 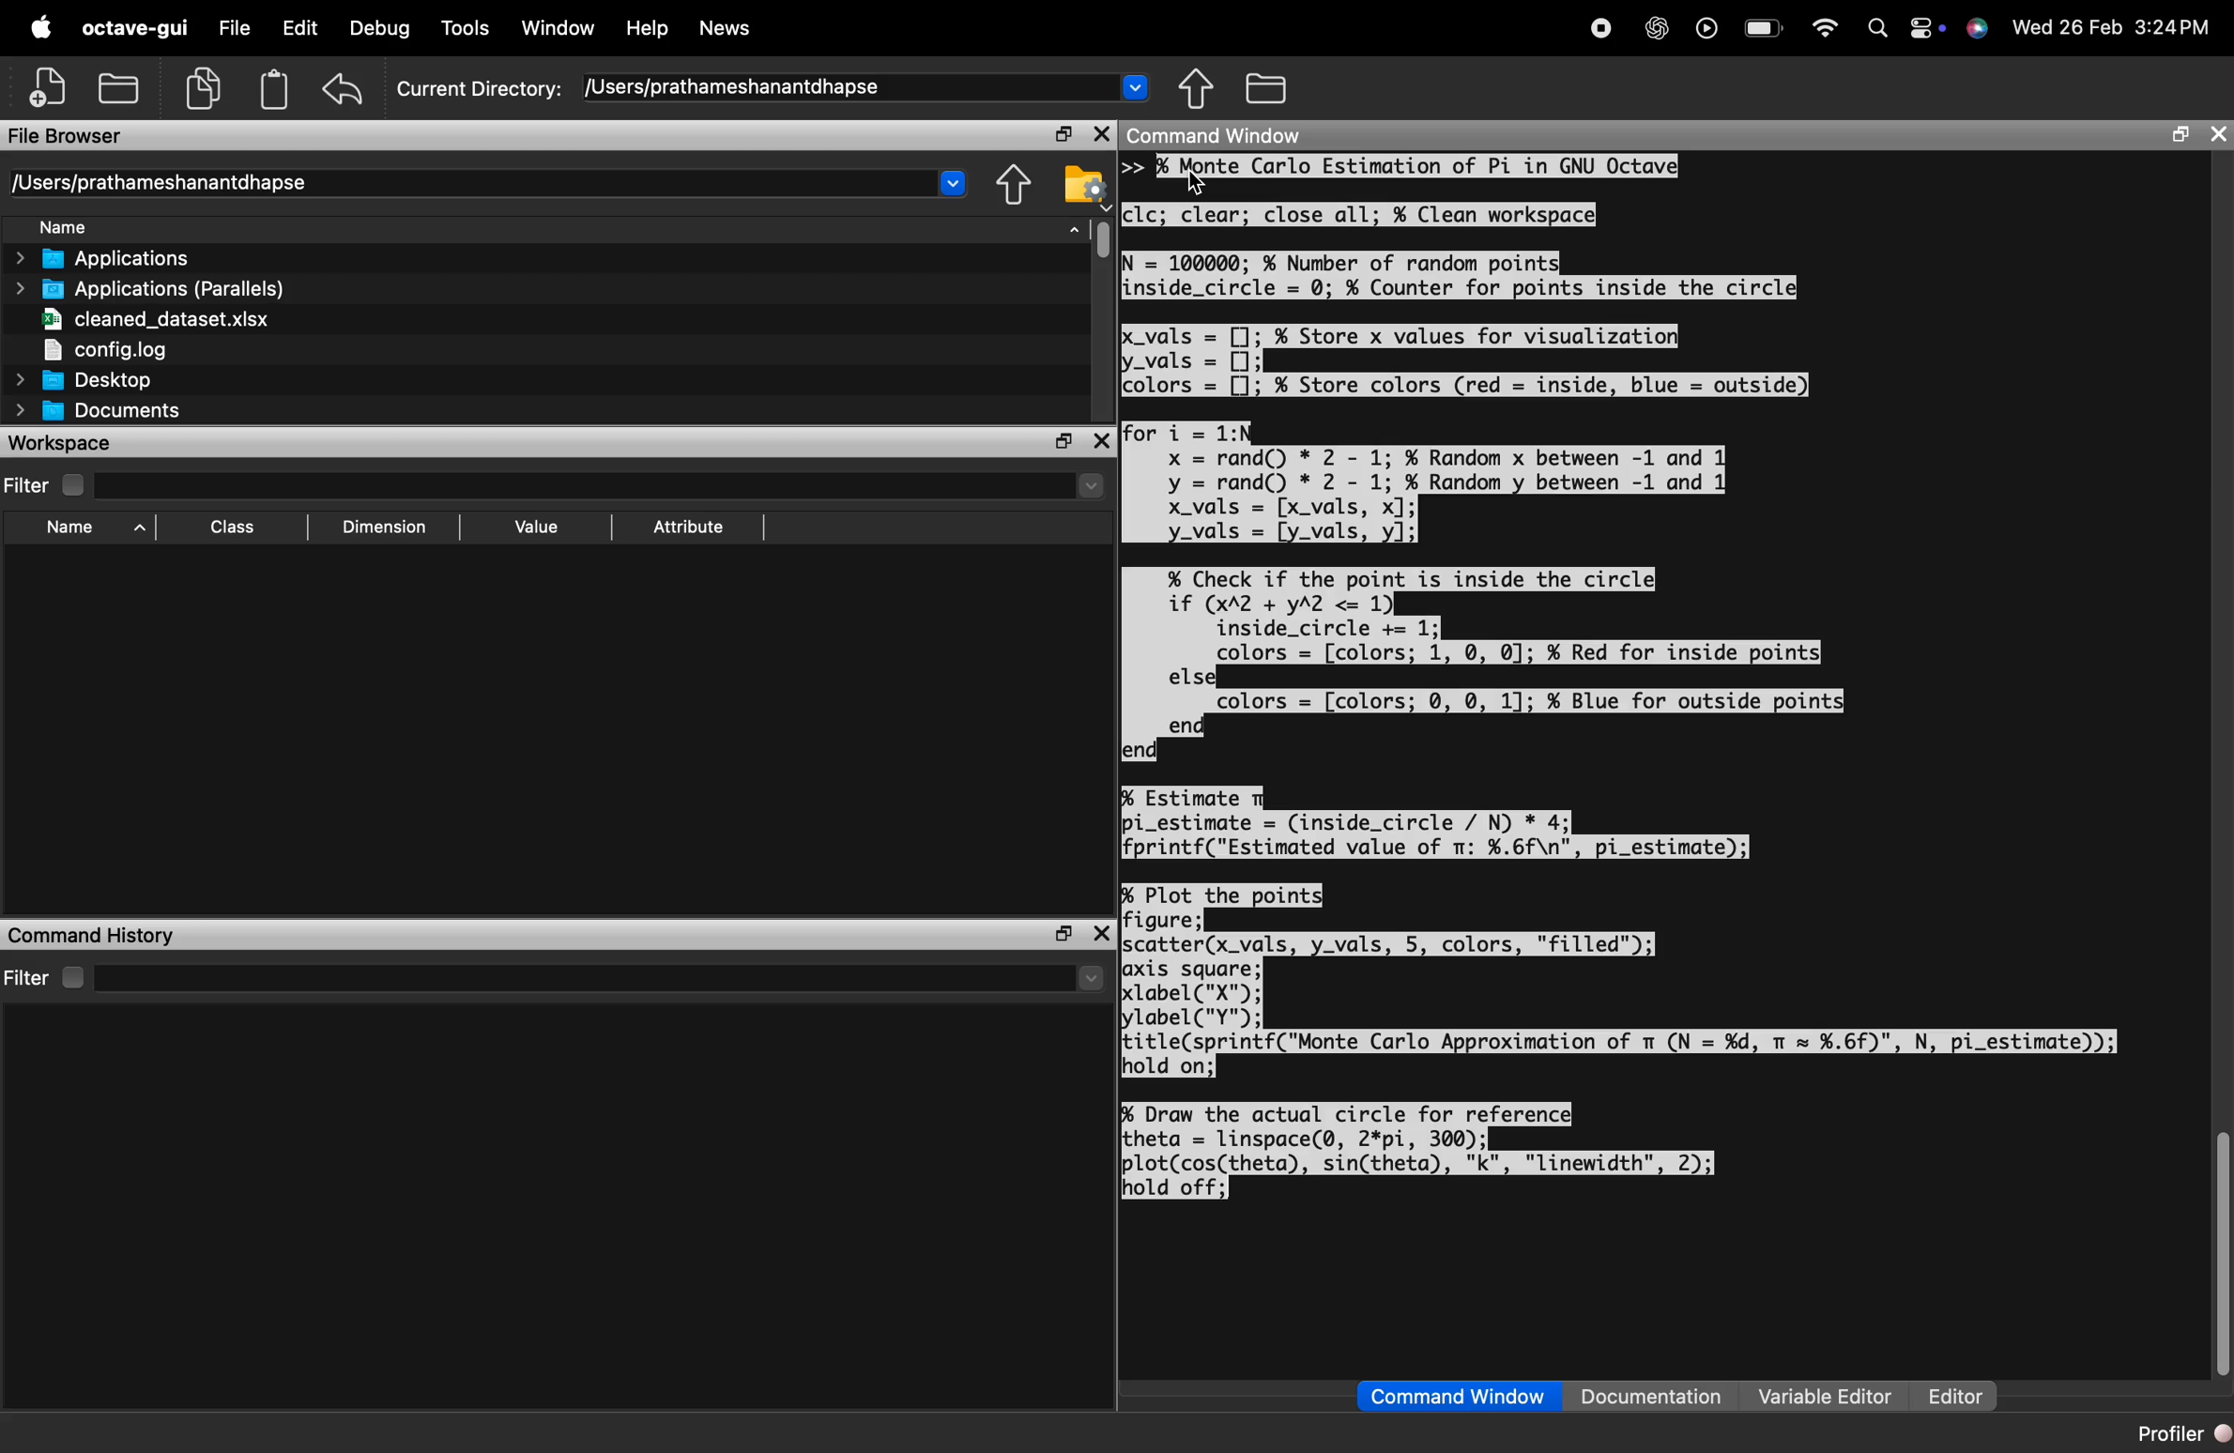 I want to click on recorder, so click(x=1598, y=29).